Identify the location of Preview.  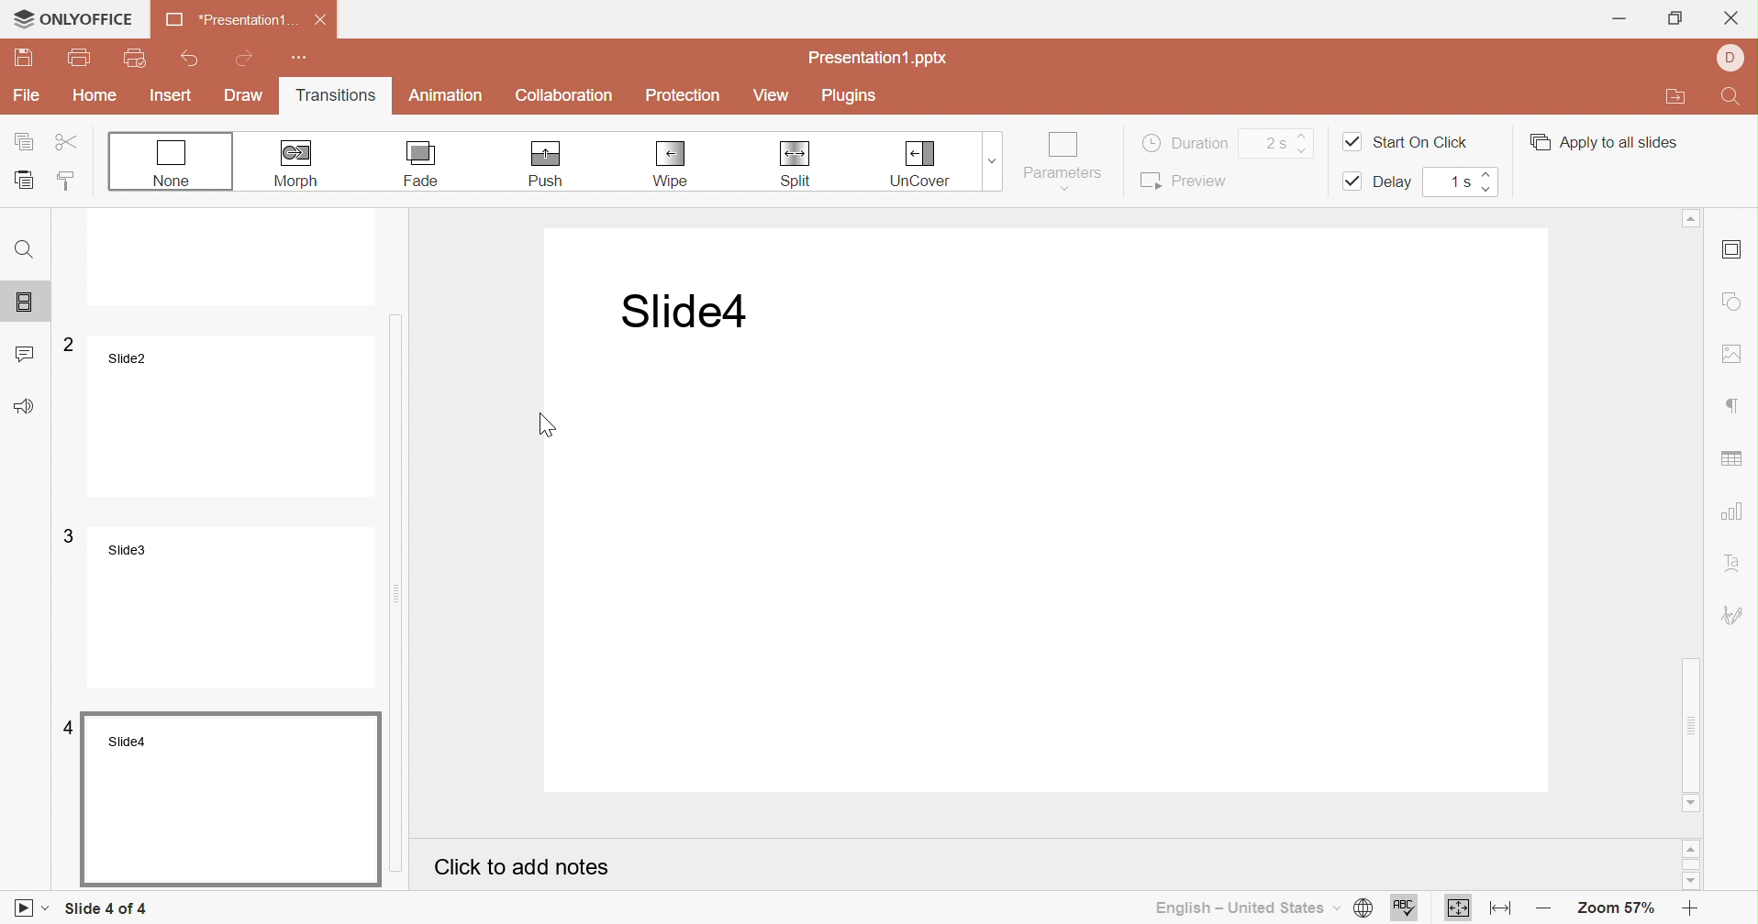
(1183, 181).